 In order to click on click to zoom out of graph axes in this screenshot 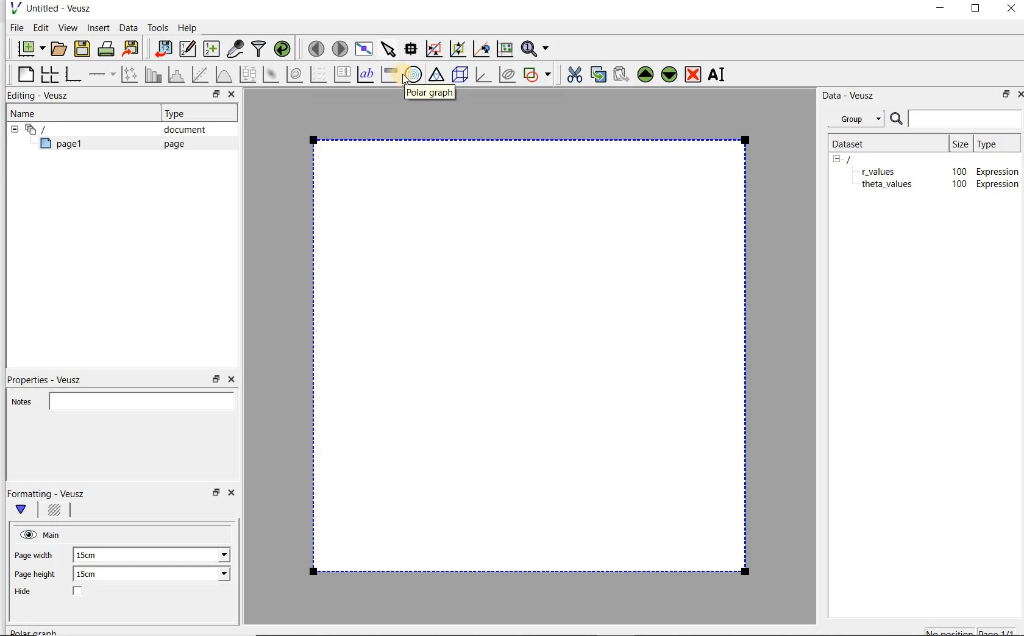, I will do `click(458, 49)`.